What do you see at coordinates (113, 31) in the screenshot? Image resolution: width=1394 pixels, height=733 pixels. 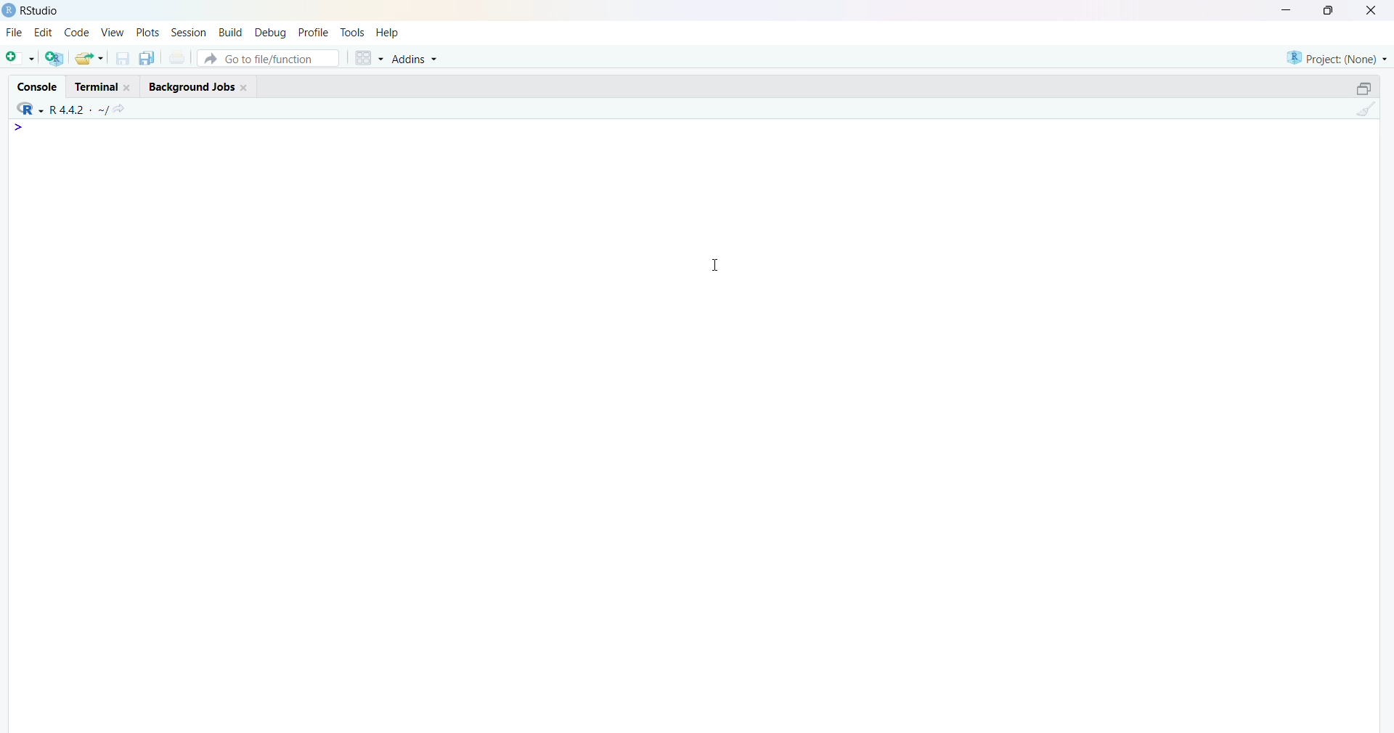 I see `view` at bounding box center [113, 31].